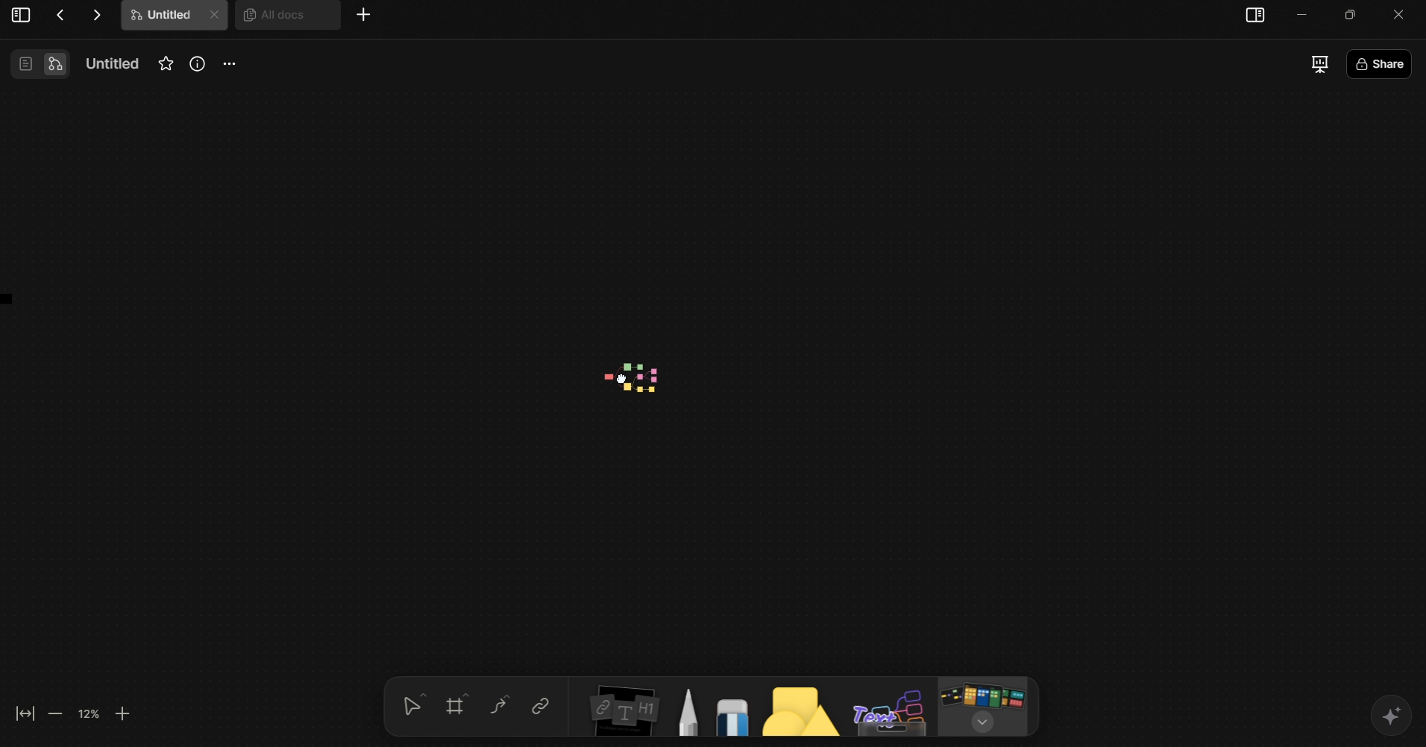 This screenshot has height=747, width=1426. I want to click on close, so click(1406, 13).